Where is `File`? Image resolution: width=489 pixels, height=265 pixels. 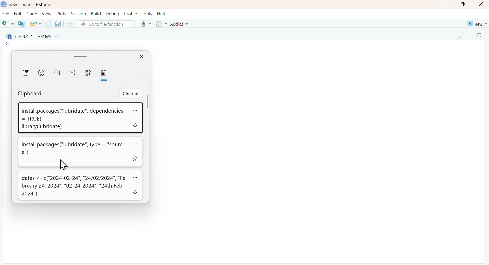
File is located at coordinates (6, 14).